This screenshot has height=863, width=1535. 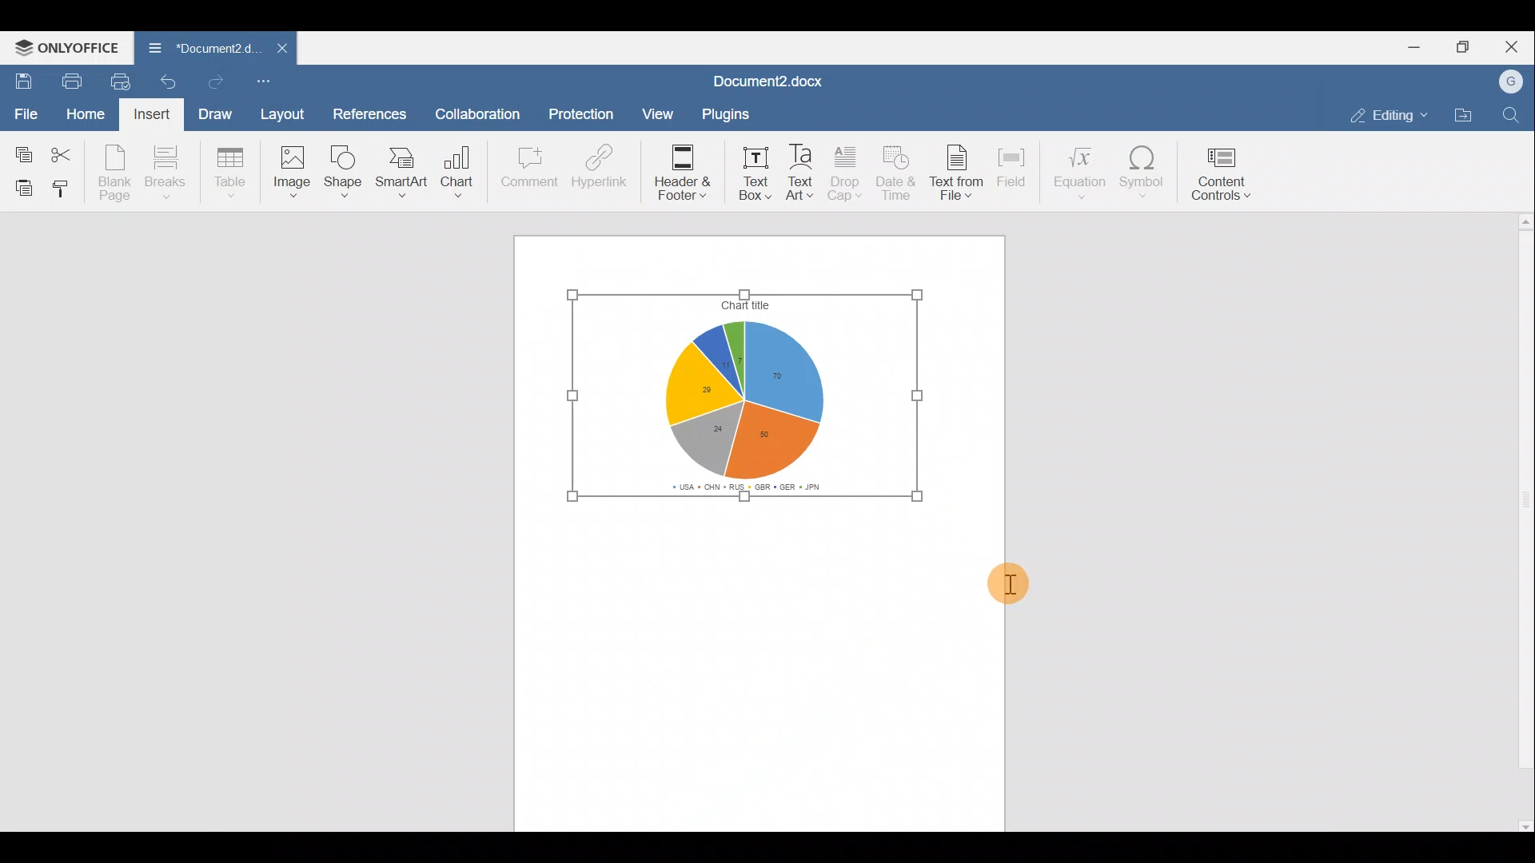 What do you see at coordinates (217, 116) in the screenshot?
I see `Draw` at bounding box center [217, 116].